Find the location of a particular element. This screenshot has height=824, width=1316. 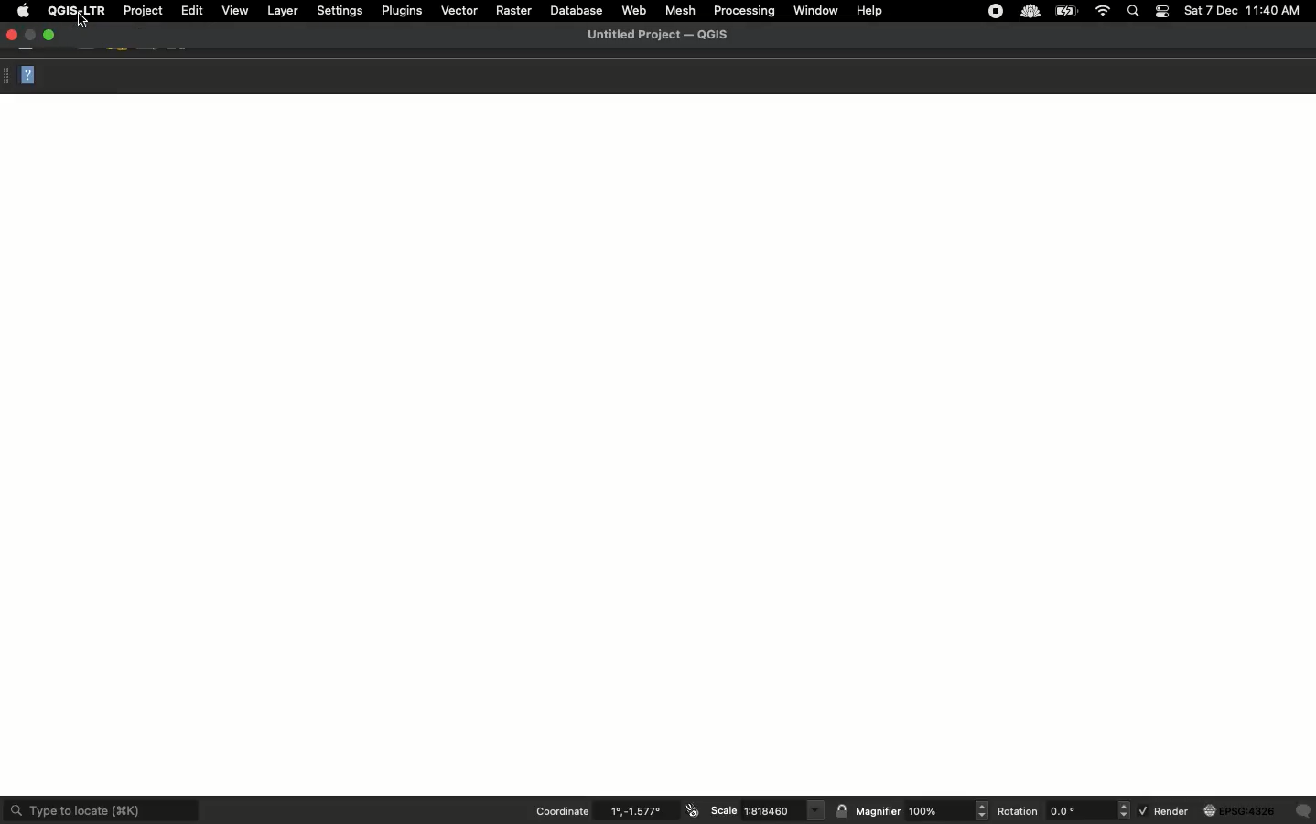

Help is located at coordinates (28, 75).